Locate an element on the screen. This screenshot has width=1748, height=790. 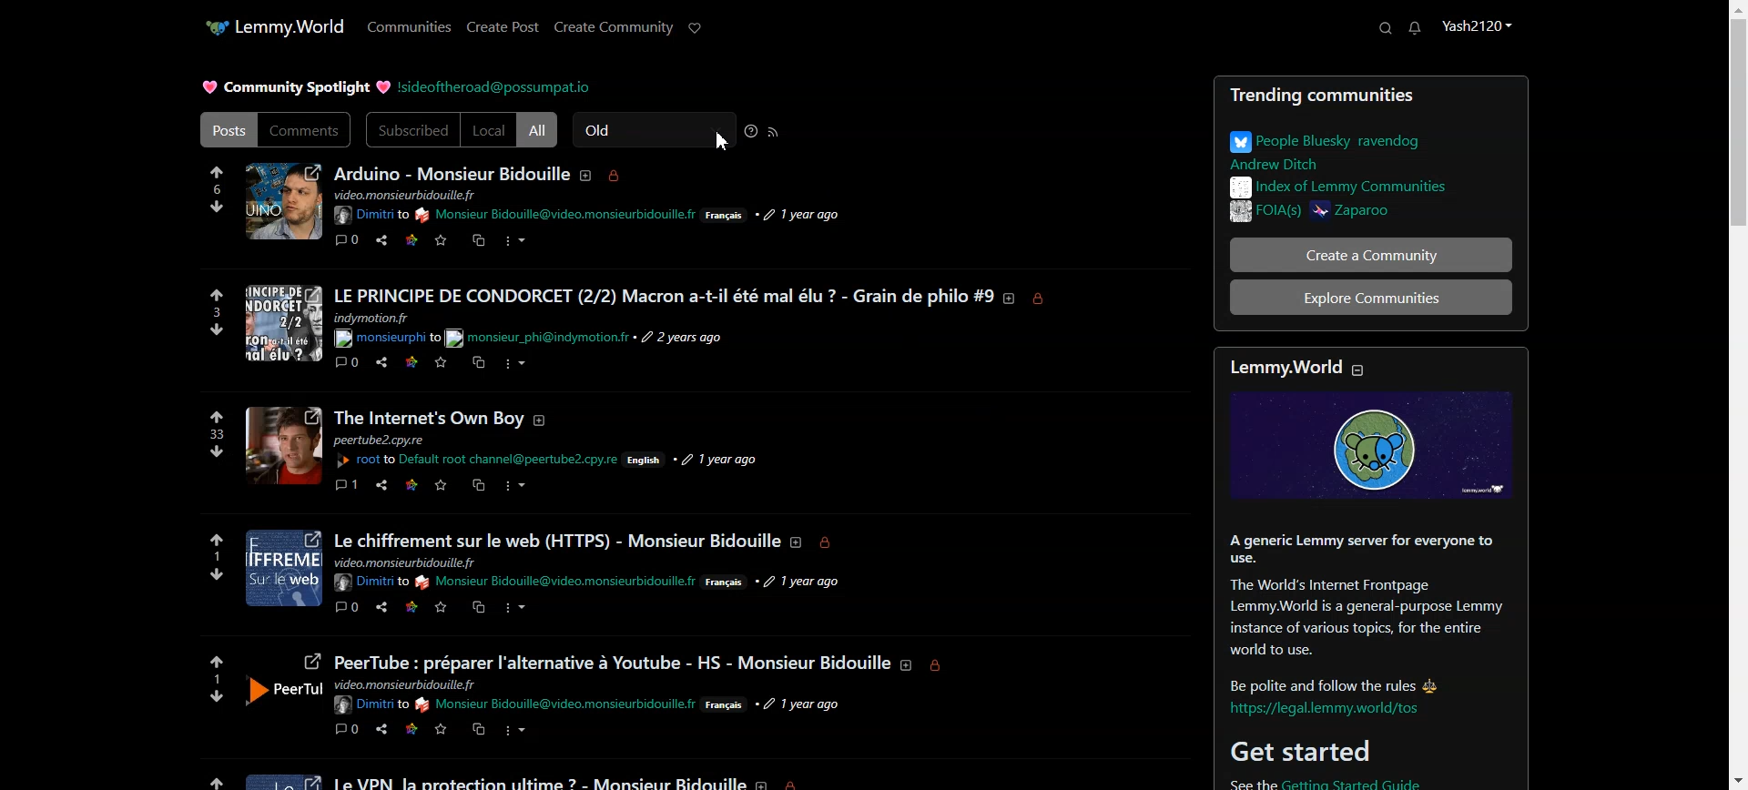
copy is located at coordinates (477, 363).